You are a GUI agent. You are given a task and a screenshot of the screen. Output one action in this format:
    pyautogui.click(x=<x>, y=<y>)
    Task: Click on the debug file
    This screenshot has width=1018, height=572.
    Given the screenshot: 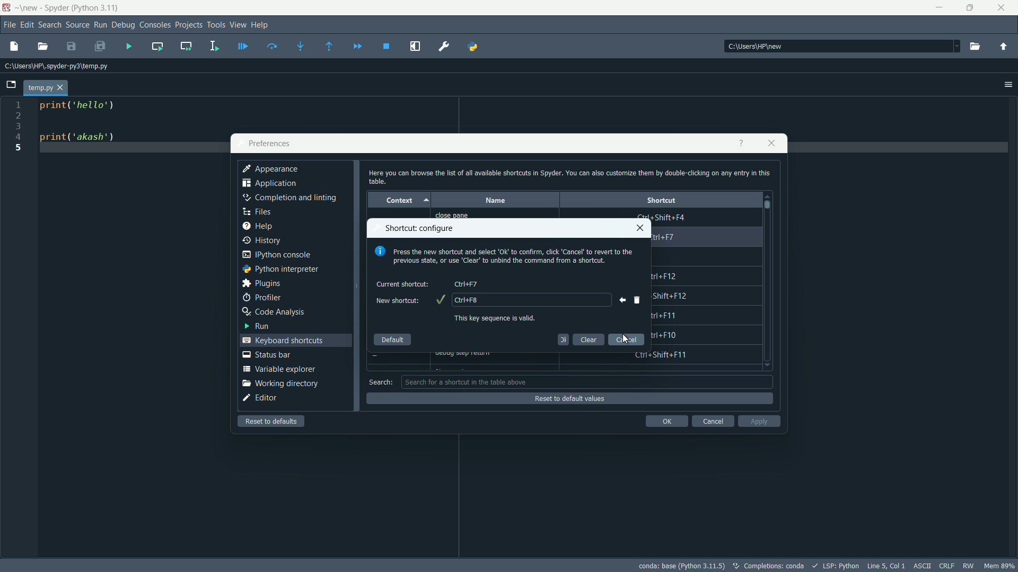 What is the action you would take?
    pyautogui.click(x=242, y=47)
    